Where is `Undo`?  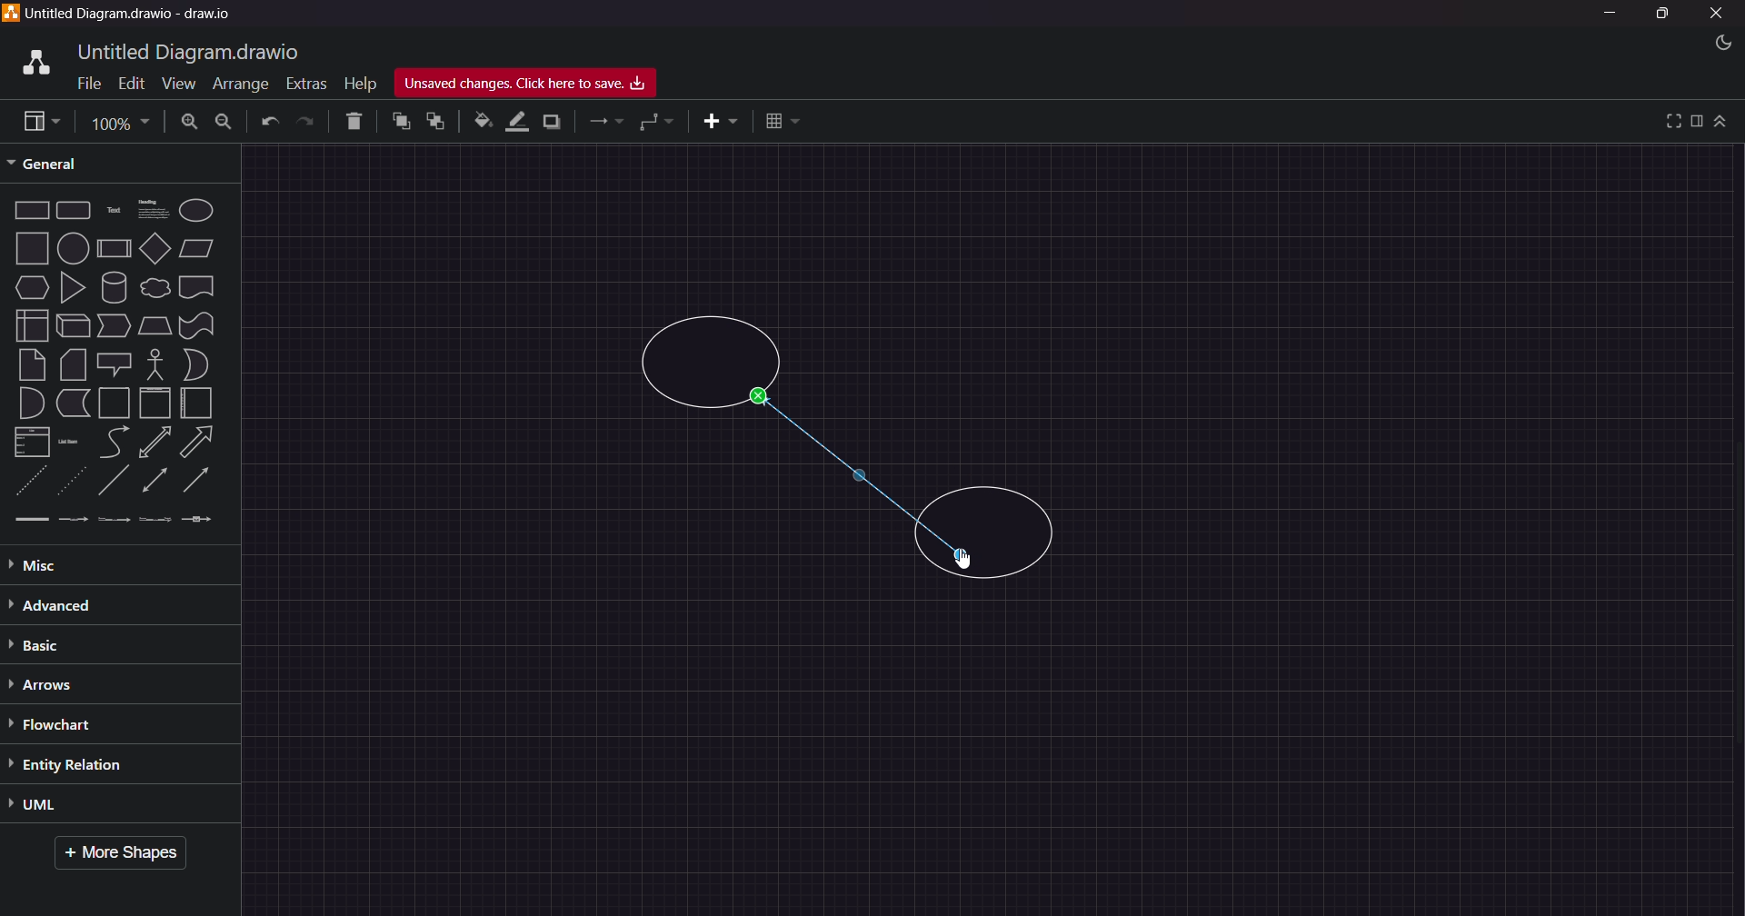
Undo is located at coordinates (269, 123).